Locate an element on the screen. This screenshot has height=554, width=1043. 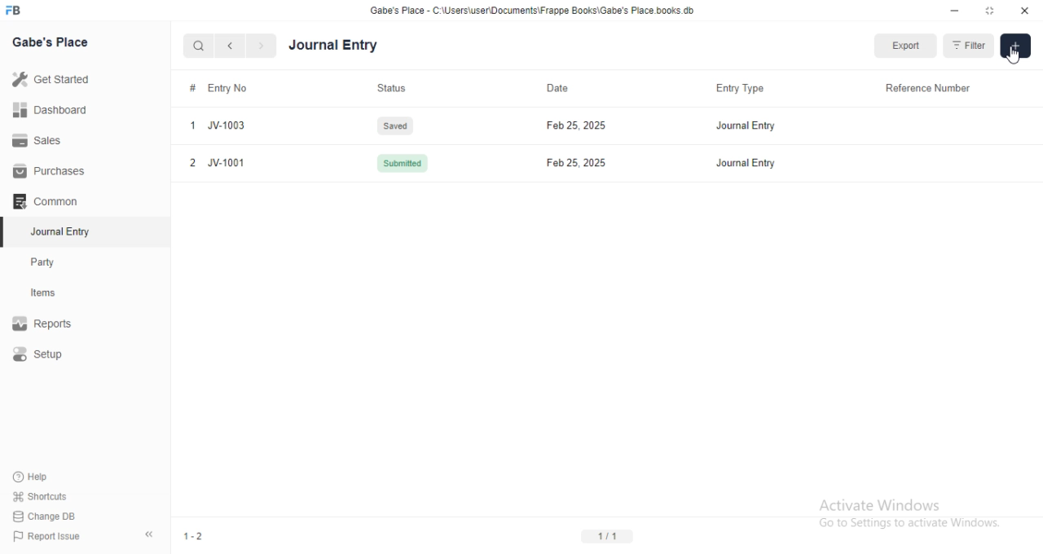
‘Gabe's Place - C Wsers\userDocuments\Frappe Books\Gabe's Place books db is located at coordinates (537, 9).